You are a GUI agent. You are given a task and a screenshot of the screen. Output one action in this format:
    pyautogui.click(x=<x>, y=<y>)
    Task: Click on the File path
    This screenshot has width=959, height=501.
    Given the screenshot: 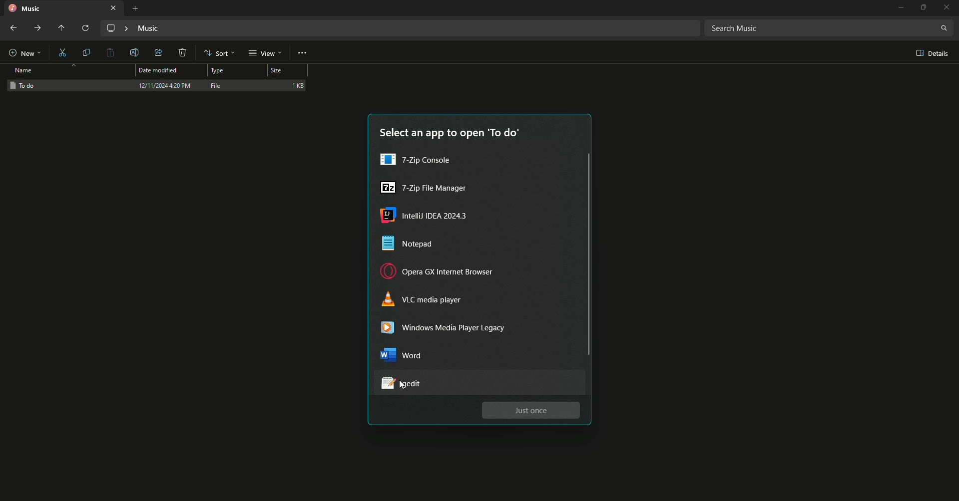 What is the action you would take?
    pyautogui.click(x=398, y=28)
    